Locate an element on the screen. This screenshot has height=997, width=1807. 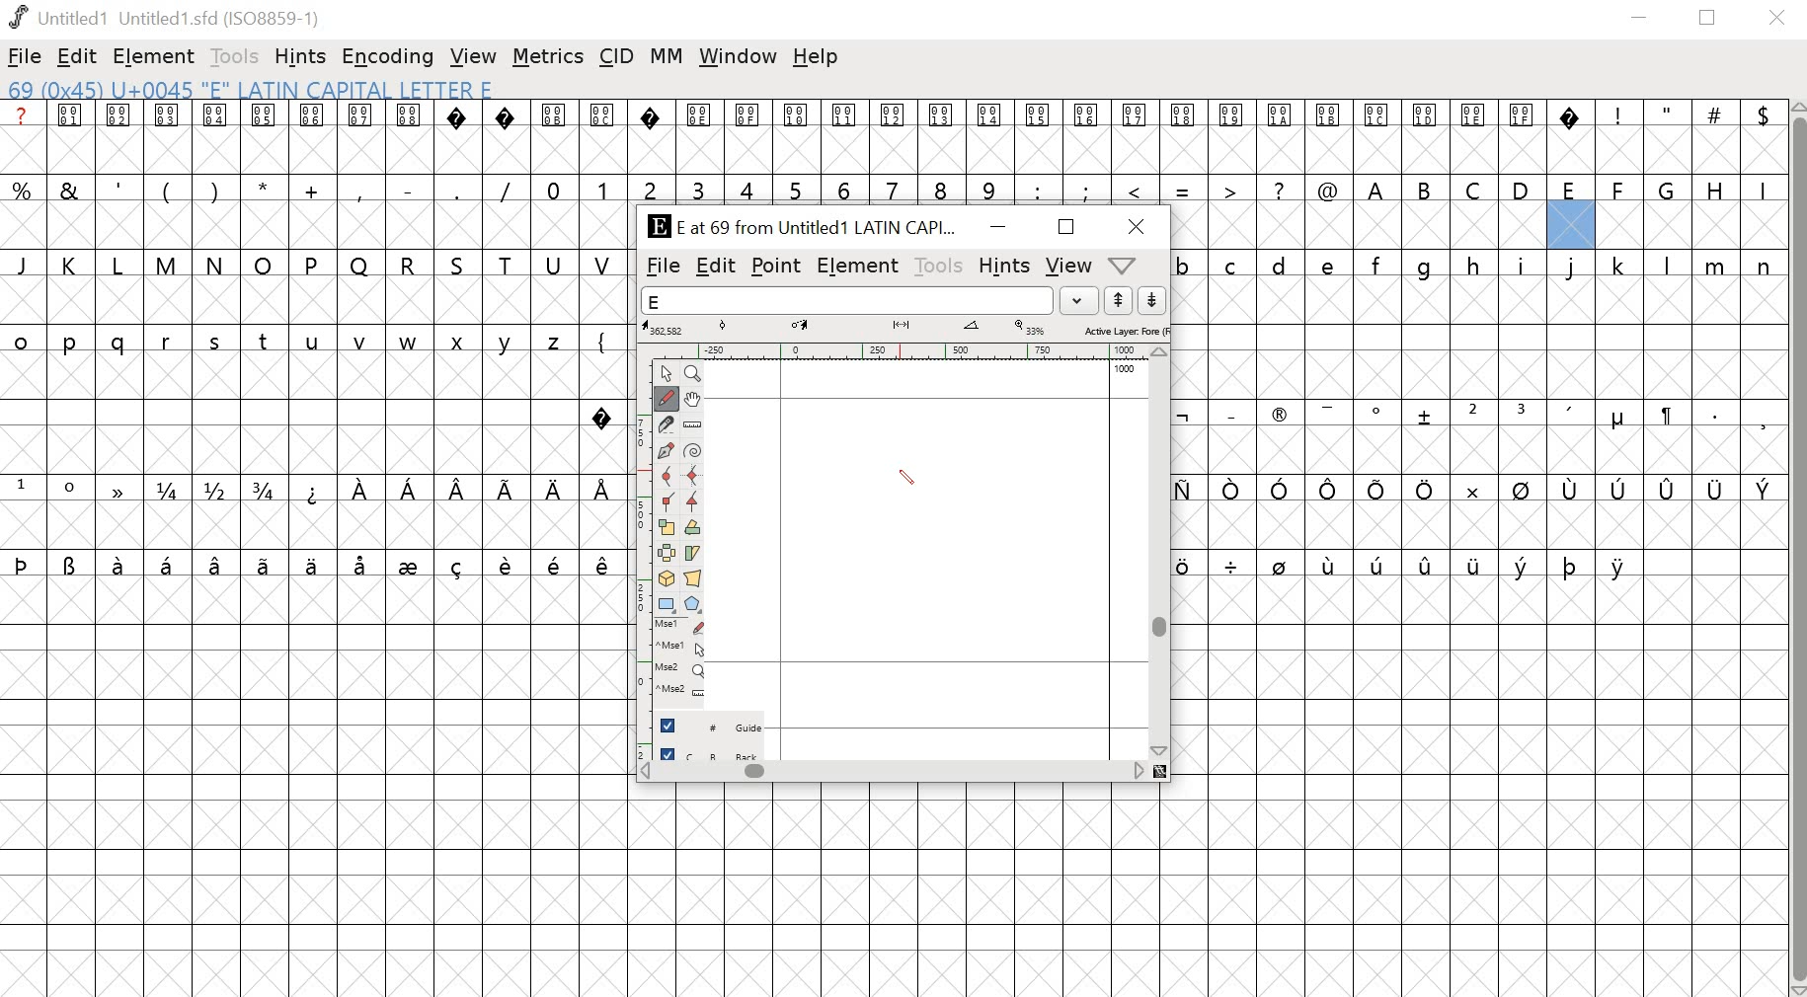
empty cells is located at coordinates (1477, 449).